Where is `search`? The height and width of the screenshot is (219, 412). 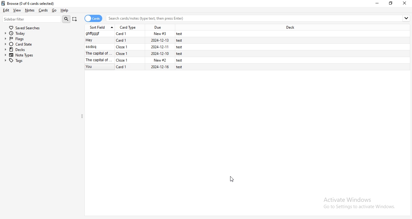 search is located at coordinates (66, 19).